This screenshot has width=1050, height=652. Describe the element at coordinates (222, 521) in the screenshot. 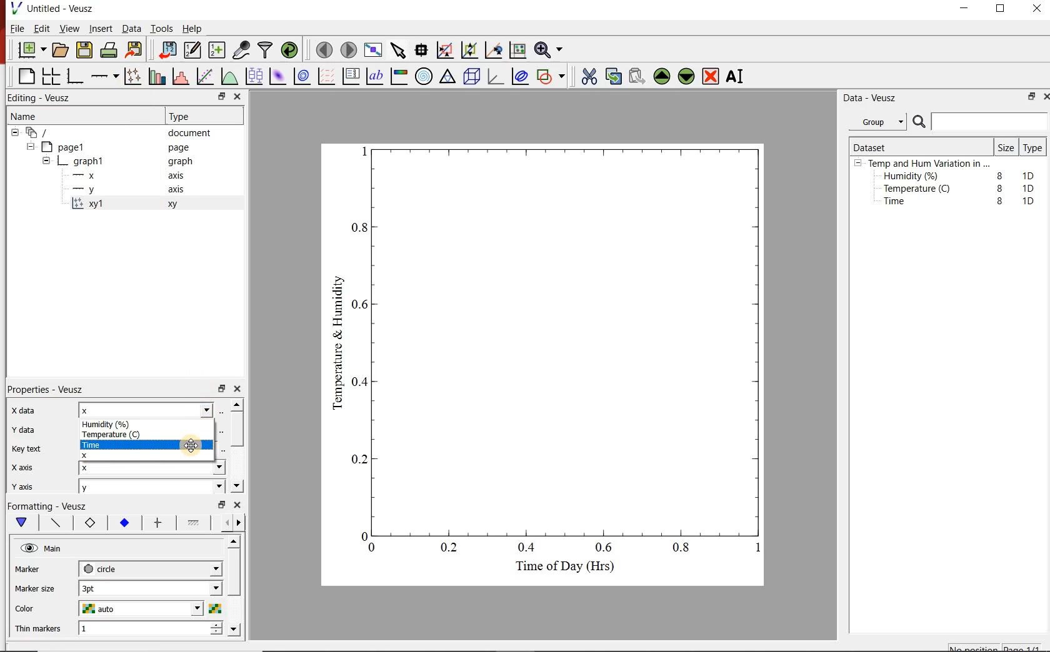

I see `go back` at that location.